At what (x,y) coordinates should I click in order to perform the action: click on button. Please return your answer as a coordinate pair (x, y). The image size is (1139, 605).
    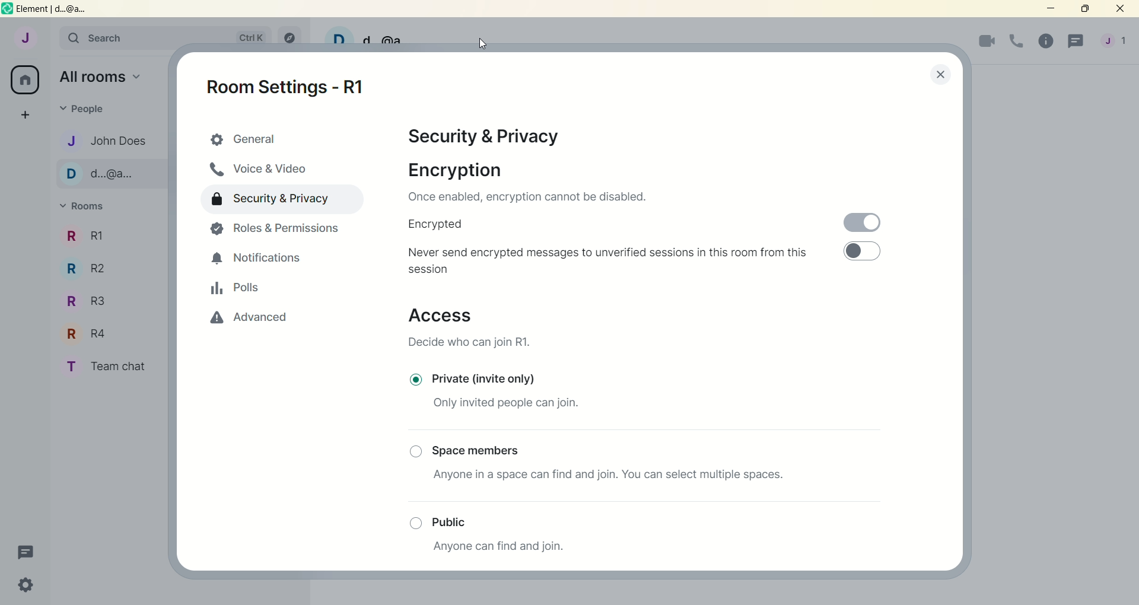
    Looking at the image, I should click on (414, 450).